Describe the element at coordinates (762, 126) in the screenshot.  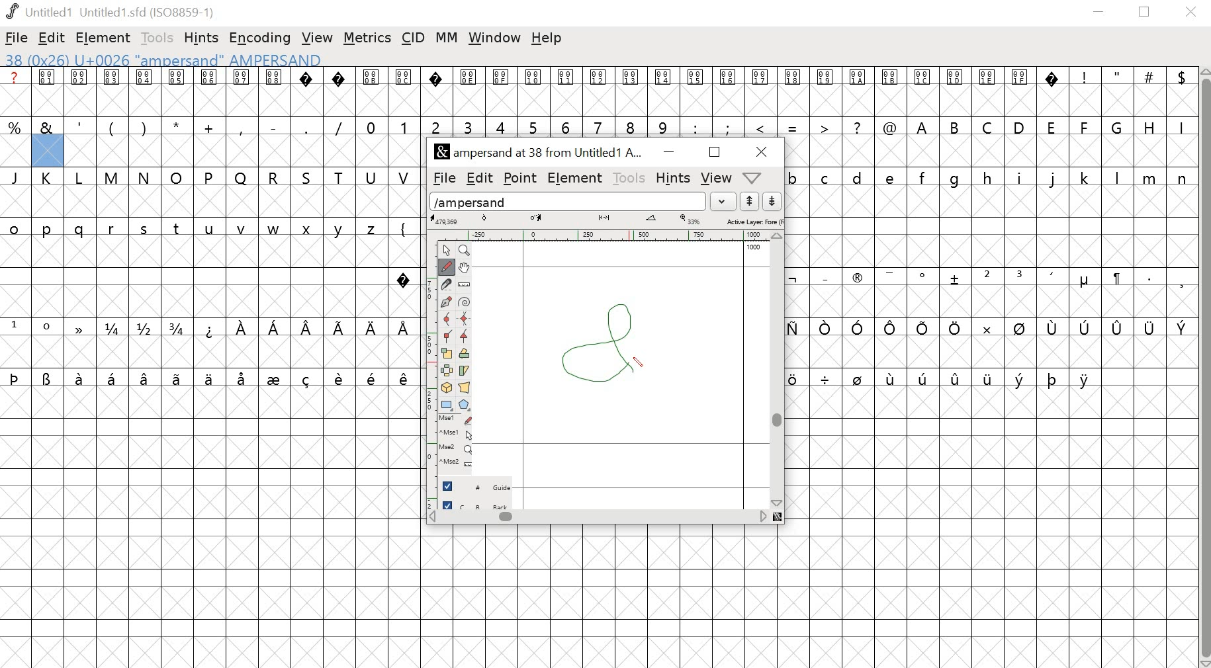
I see `<` at that location.